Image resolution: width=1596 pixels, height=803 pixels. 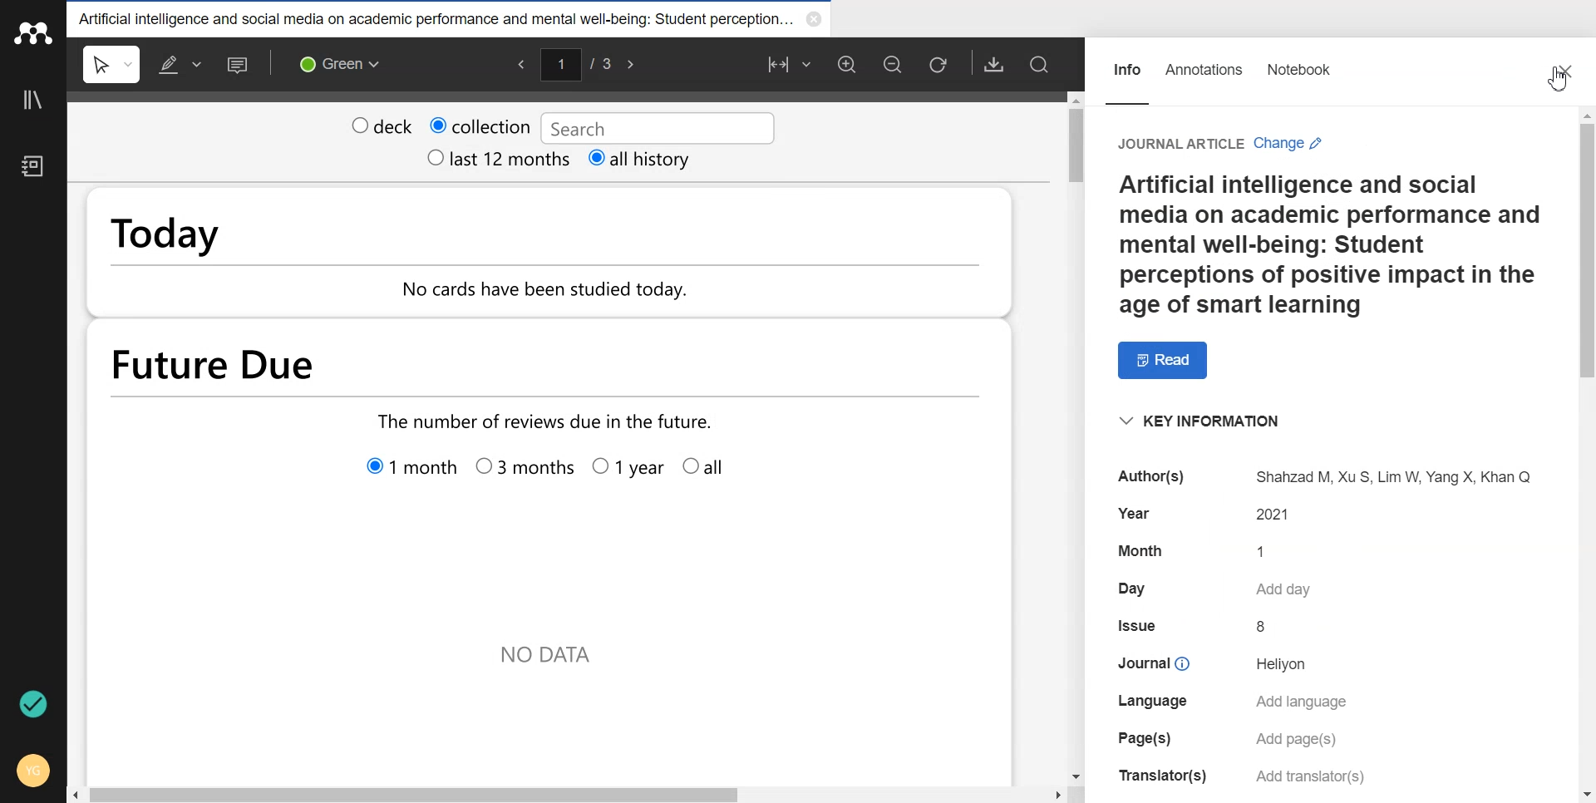 What do you see at coordinates (628, 470) in the screenshot?
I see `1 year` at bounding box center [628, 470].